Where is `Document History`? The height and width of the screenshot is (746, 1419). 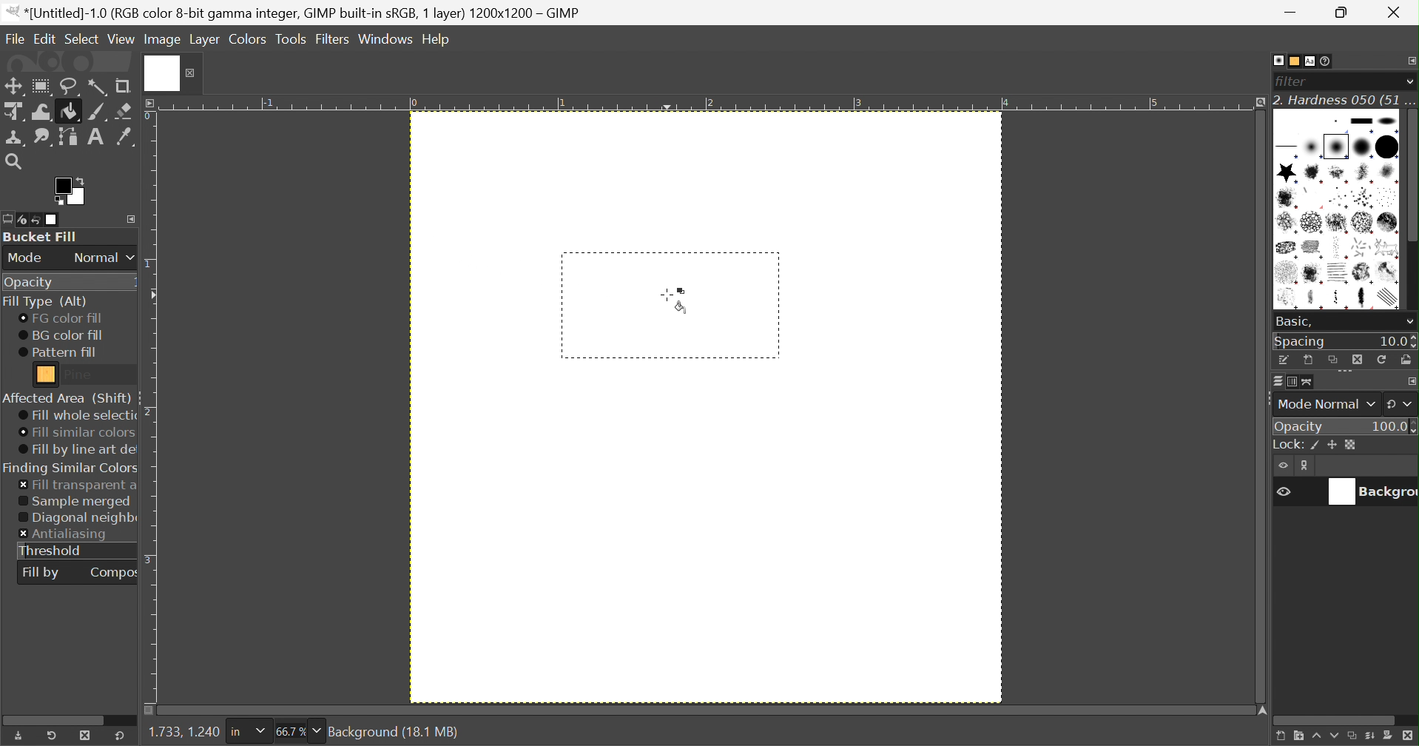 Document History is located at coordinates (1327, 61).